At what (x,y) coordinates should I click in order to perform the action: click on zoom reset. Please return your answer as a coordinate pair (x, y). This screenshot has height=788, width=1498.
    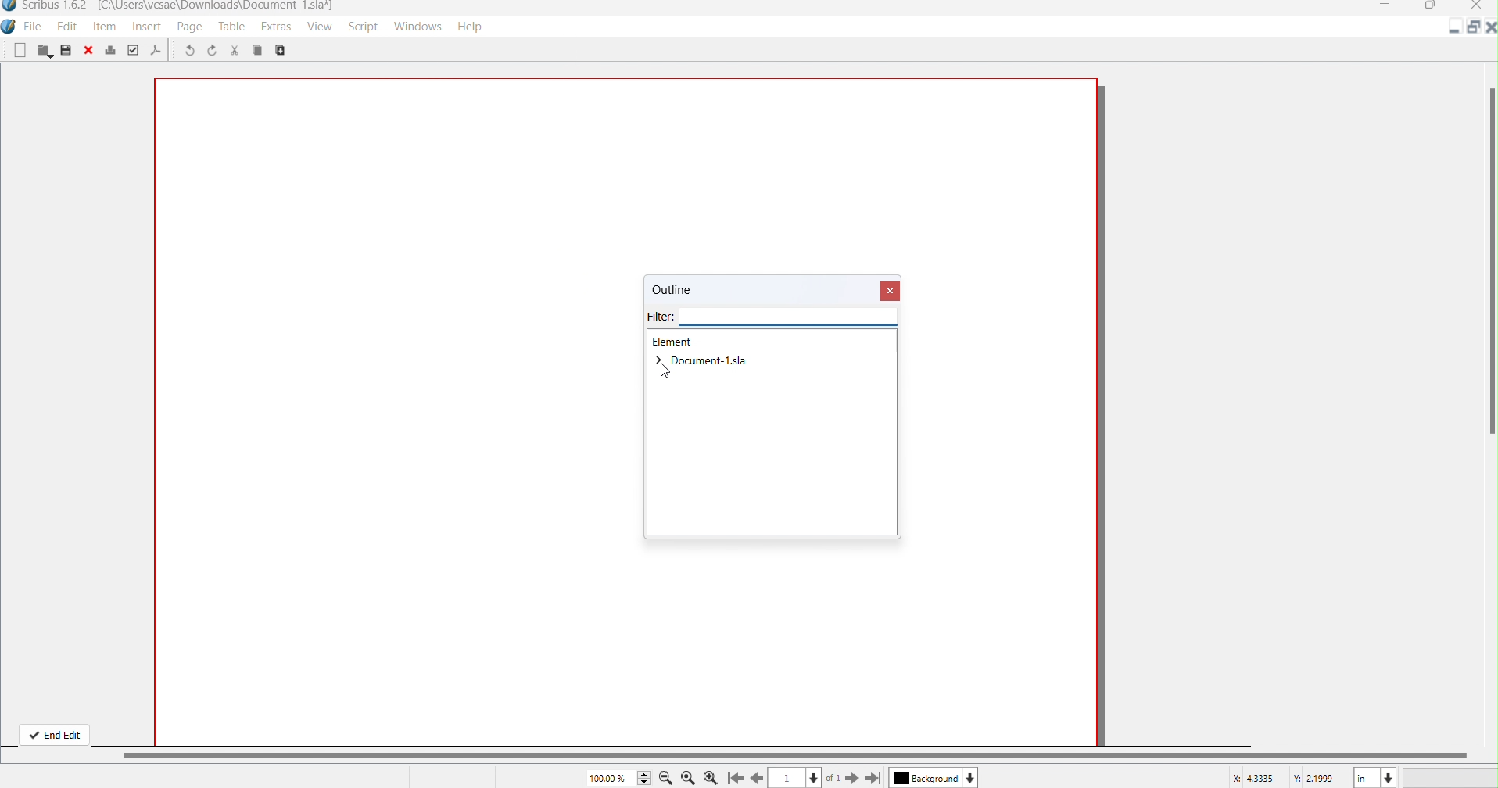
    Looking at the image, I should click on (688, 779).